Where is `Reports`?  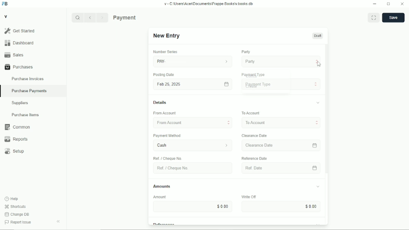 Reports is located at coordinates (33, 139).